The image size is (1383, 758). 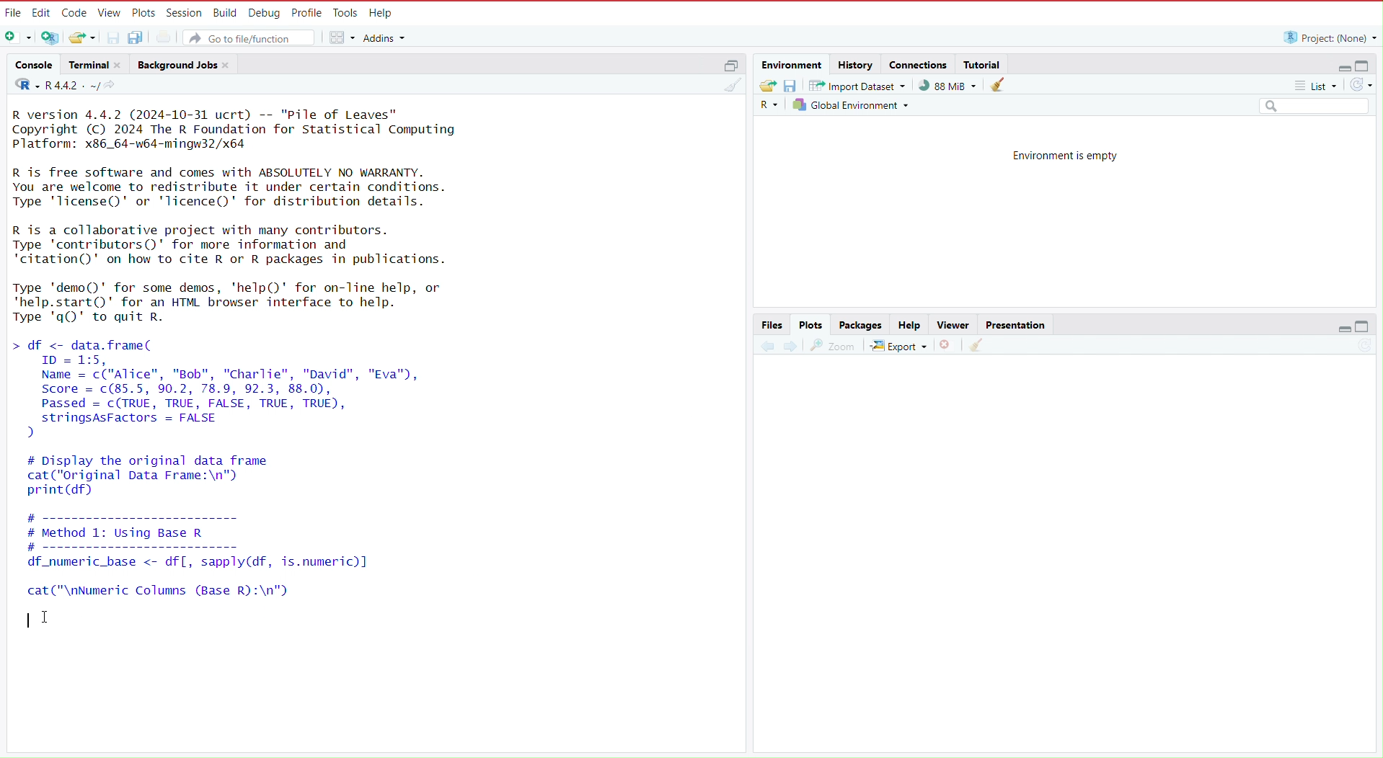 What do you see at coordinates (765, 86) in the screenshot?
I see `Load workspace` at bounding box center [765, 86].